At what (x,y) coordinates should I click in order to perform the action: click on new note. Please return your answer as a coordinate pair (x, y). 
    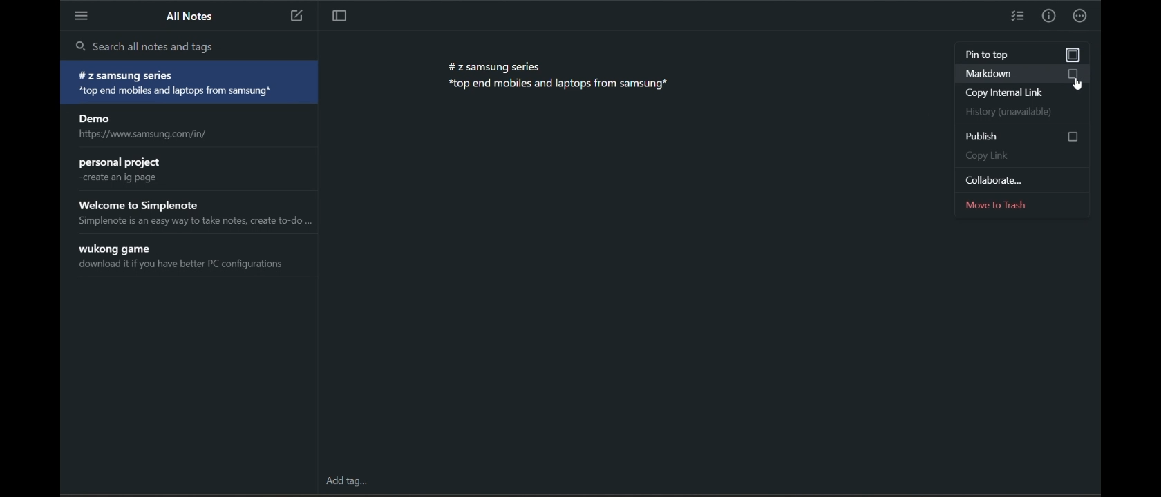
    Looking at the image, I should click on (294, 17).